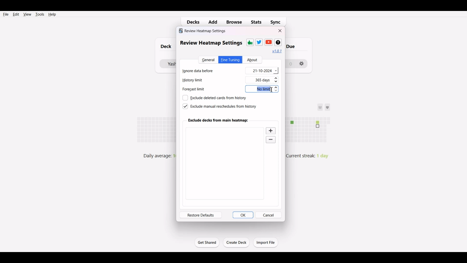 The image size is (467, 263). Describe the element at coordinates (208, 60) in the screenshot. I see `General` at that location.